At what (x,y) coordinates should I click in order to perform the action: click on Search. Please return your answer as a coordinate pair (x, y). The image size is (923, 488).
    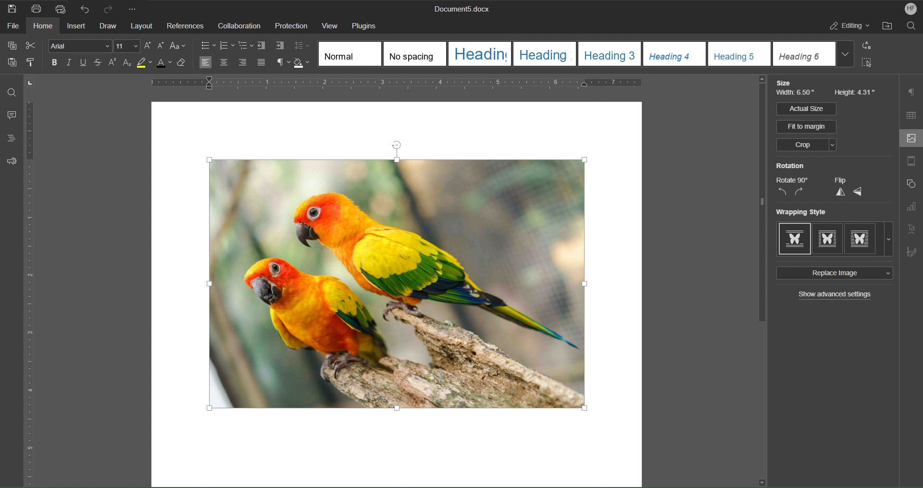
    Looking at the image, I should click on (911, 27).